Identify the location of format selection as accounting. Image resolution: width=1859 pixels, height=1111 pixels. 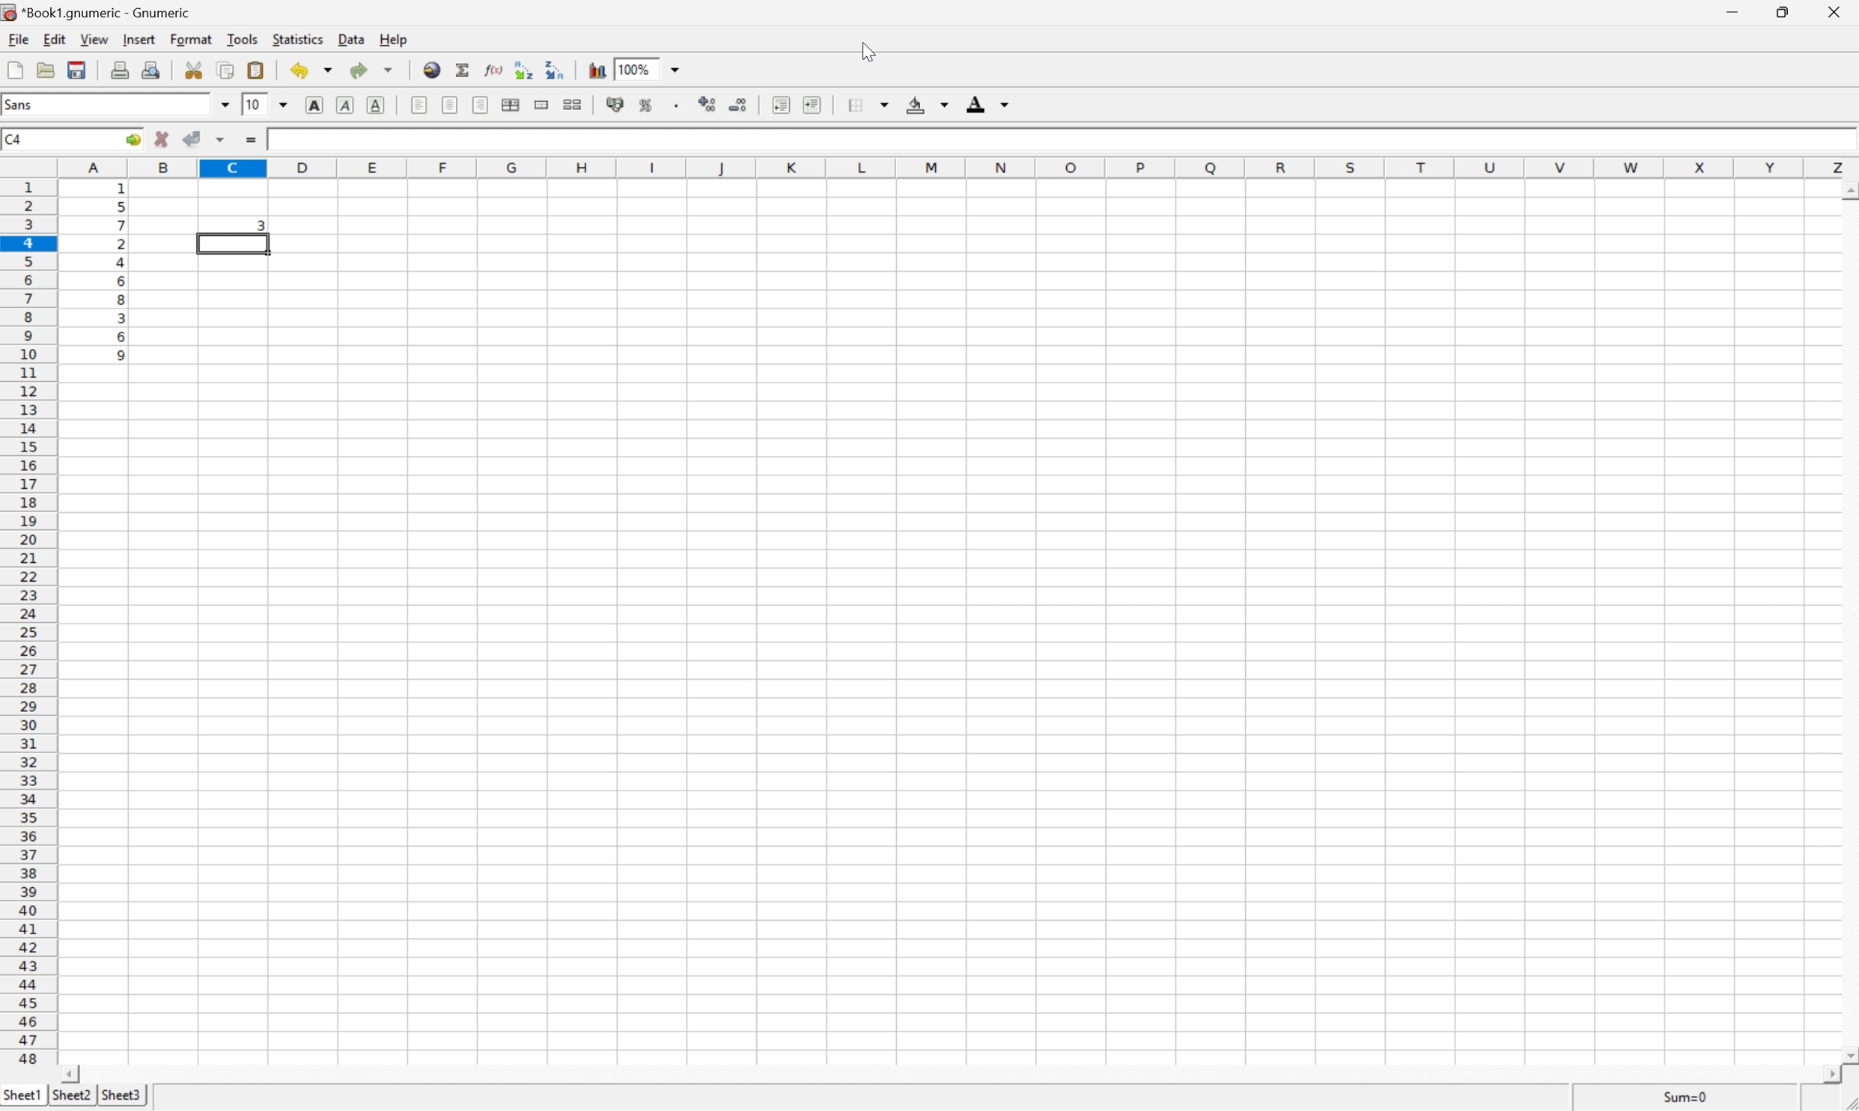
(616, 103).